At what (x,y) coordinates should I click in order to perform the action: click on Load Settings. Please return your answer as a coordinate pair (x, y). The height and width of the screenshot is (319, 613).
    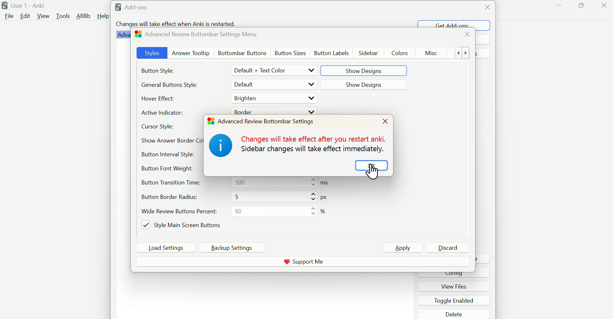
    Looking at the image, I should click on (169, 248).